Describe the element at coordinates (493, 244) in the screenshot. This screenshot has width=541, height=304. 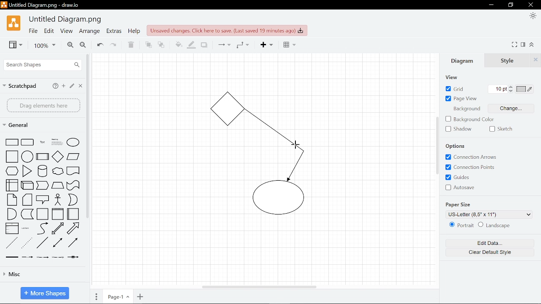
I see `Edit data` at that location.